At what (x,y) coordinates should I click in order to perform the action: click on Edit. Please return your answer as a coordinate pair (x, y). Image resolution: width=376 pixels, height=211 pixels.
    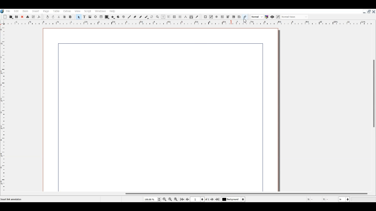
    Looking at the image, I should click on (16, 11).